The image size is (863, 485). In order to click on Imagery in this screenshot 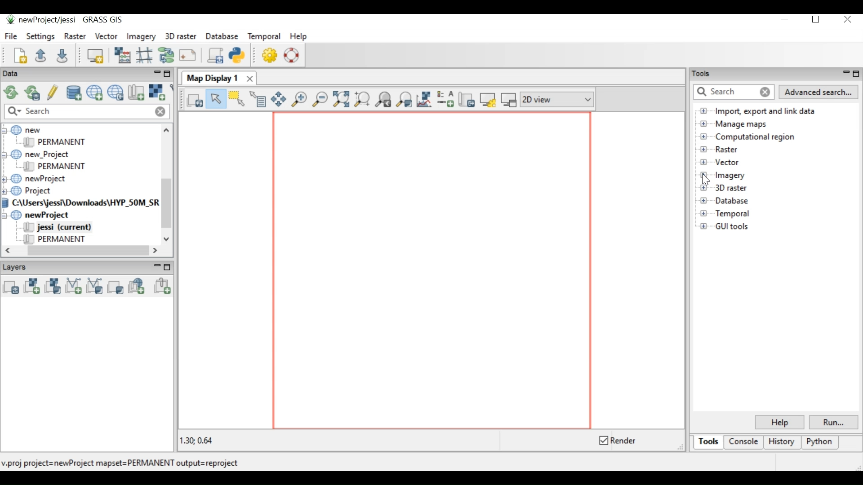, I will do `click(722, 176)`.